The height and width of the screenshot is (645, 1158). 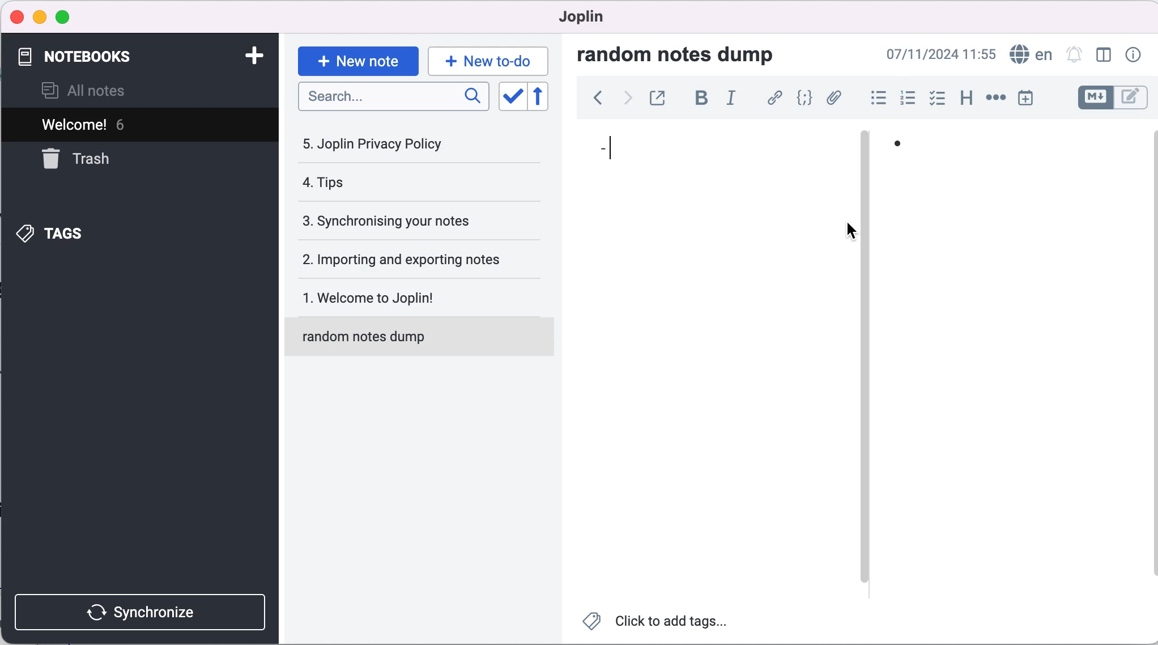 I want to click on italic, so click(x=733, y=102).